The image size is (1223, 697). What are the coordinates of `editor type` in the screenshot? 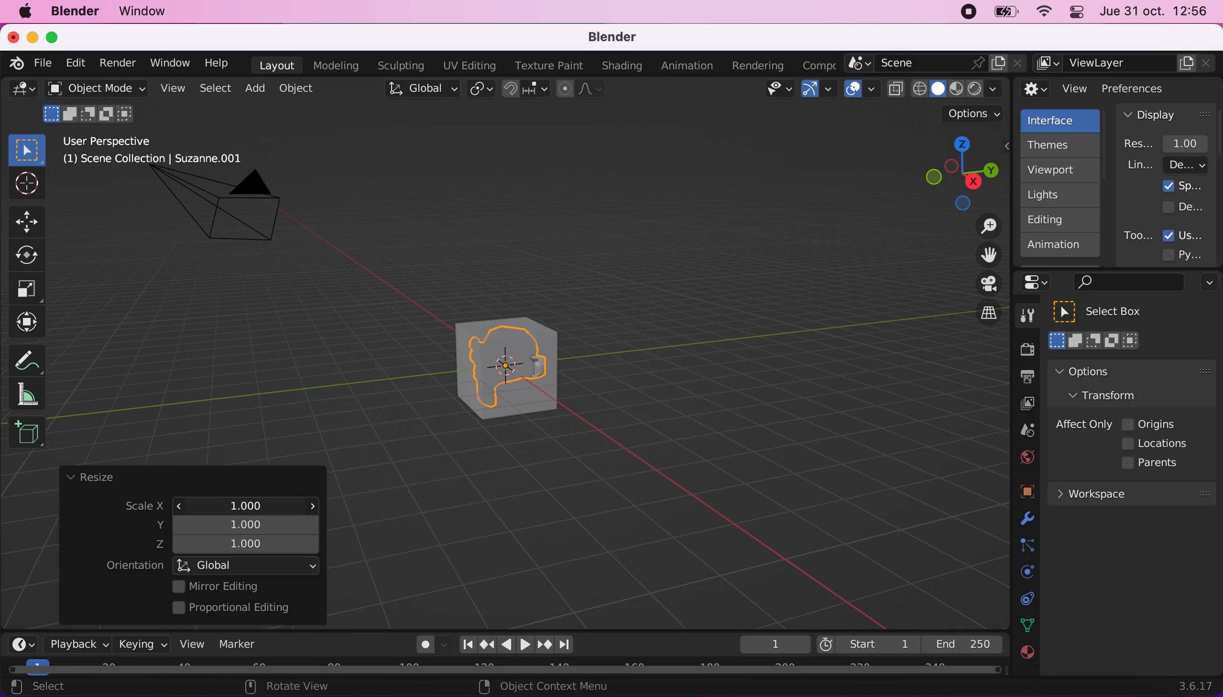 It's located at (19, 637).